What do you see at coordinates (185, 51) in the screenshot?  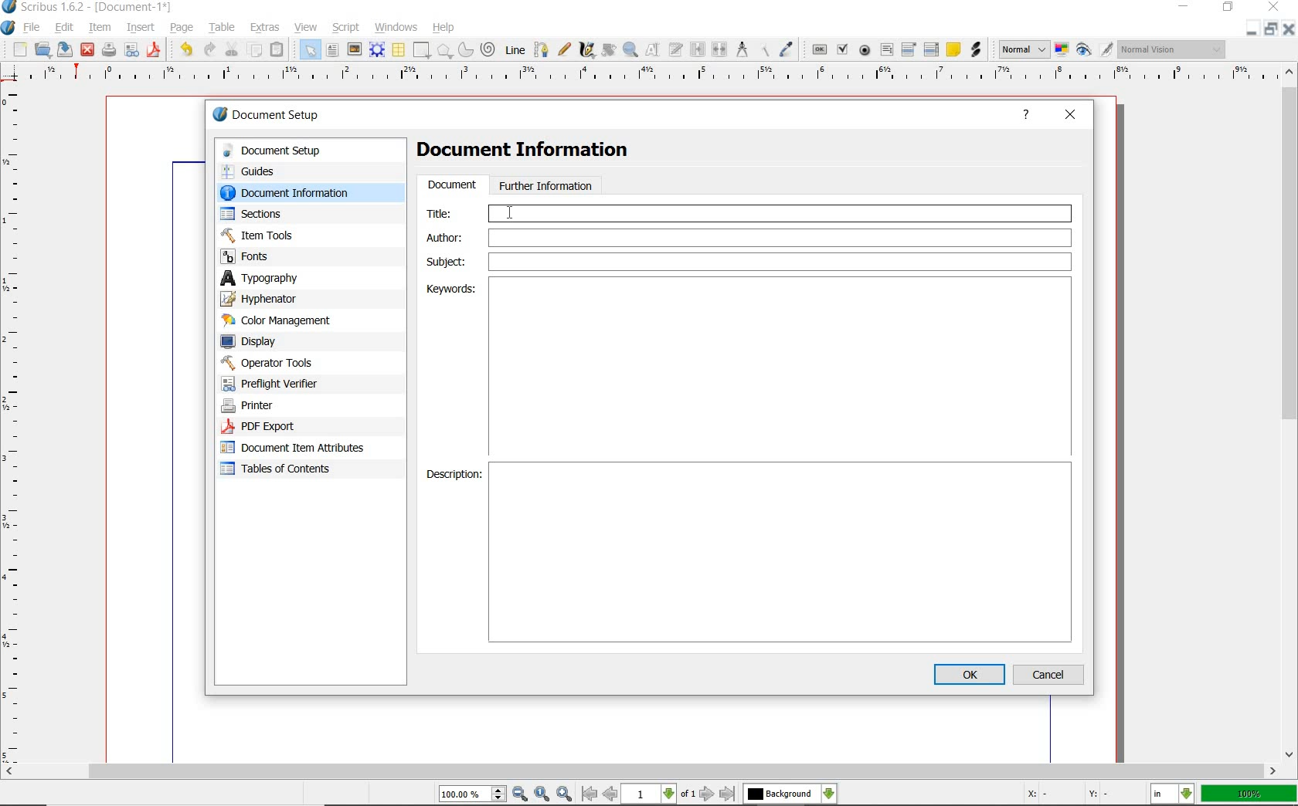 I see `undo` at bounding box center [185, 51].